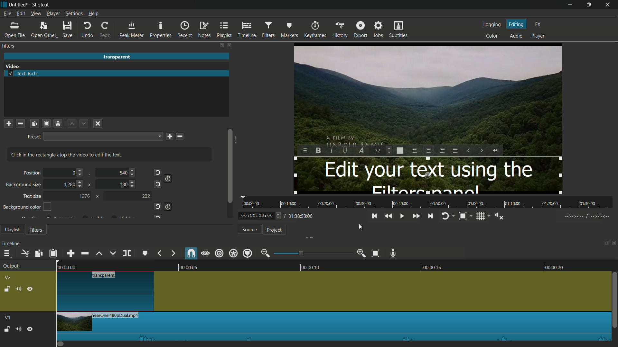 This screenshot has width=618, height=347. Describe the element at coordinates (58, 124) in the screenshot. I see `Channel` at that location.